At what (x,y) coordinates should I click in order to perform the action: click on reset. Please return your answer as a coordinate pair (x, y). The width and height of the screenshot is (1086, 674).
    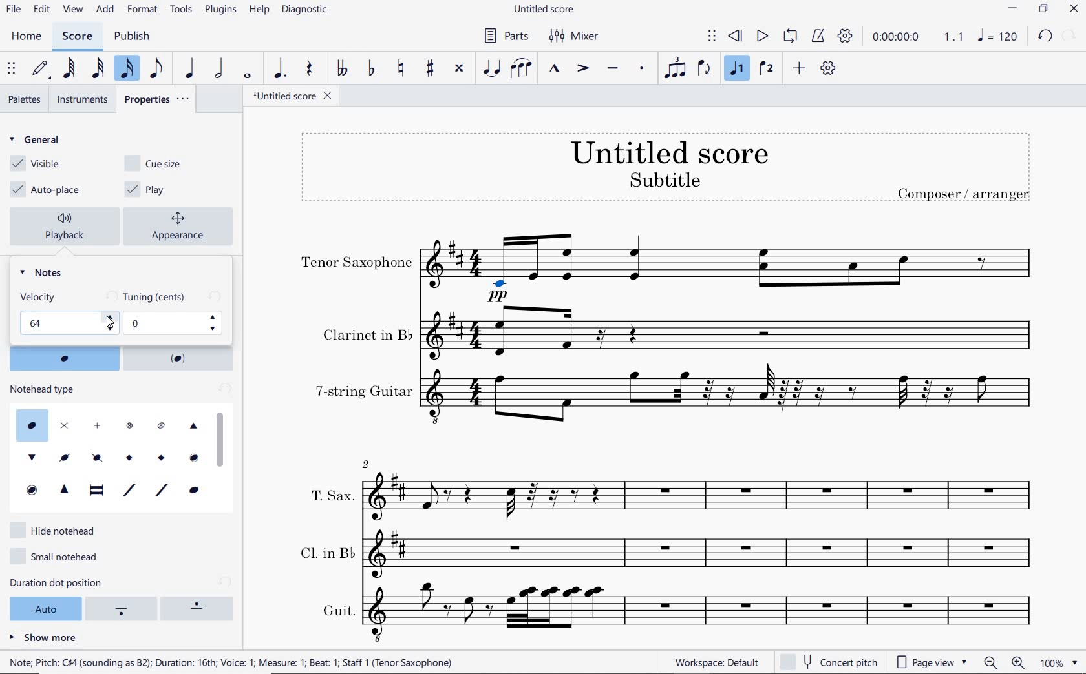
    Looking at the image, I should click on (215, 297).